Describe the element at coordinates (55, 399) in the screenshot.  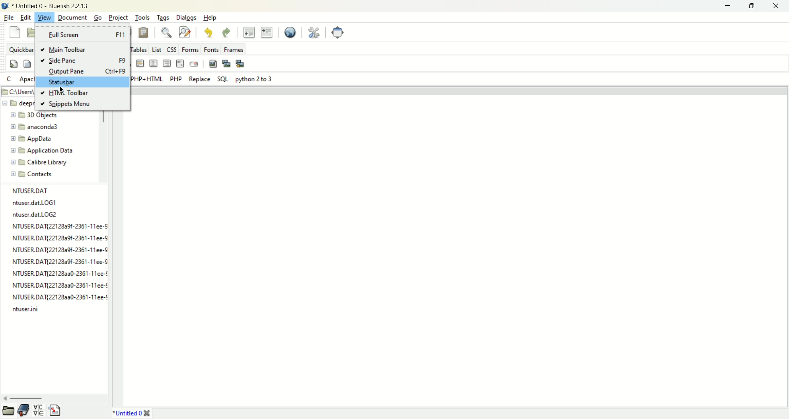
I see `scroll bar` at that location.